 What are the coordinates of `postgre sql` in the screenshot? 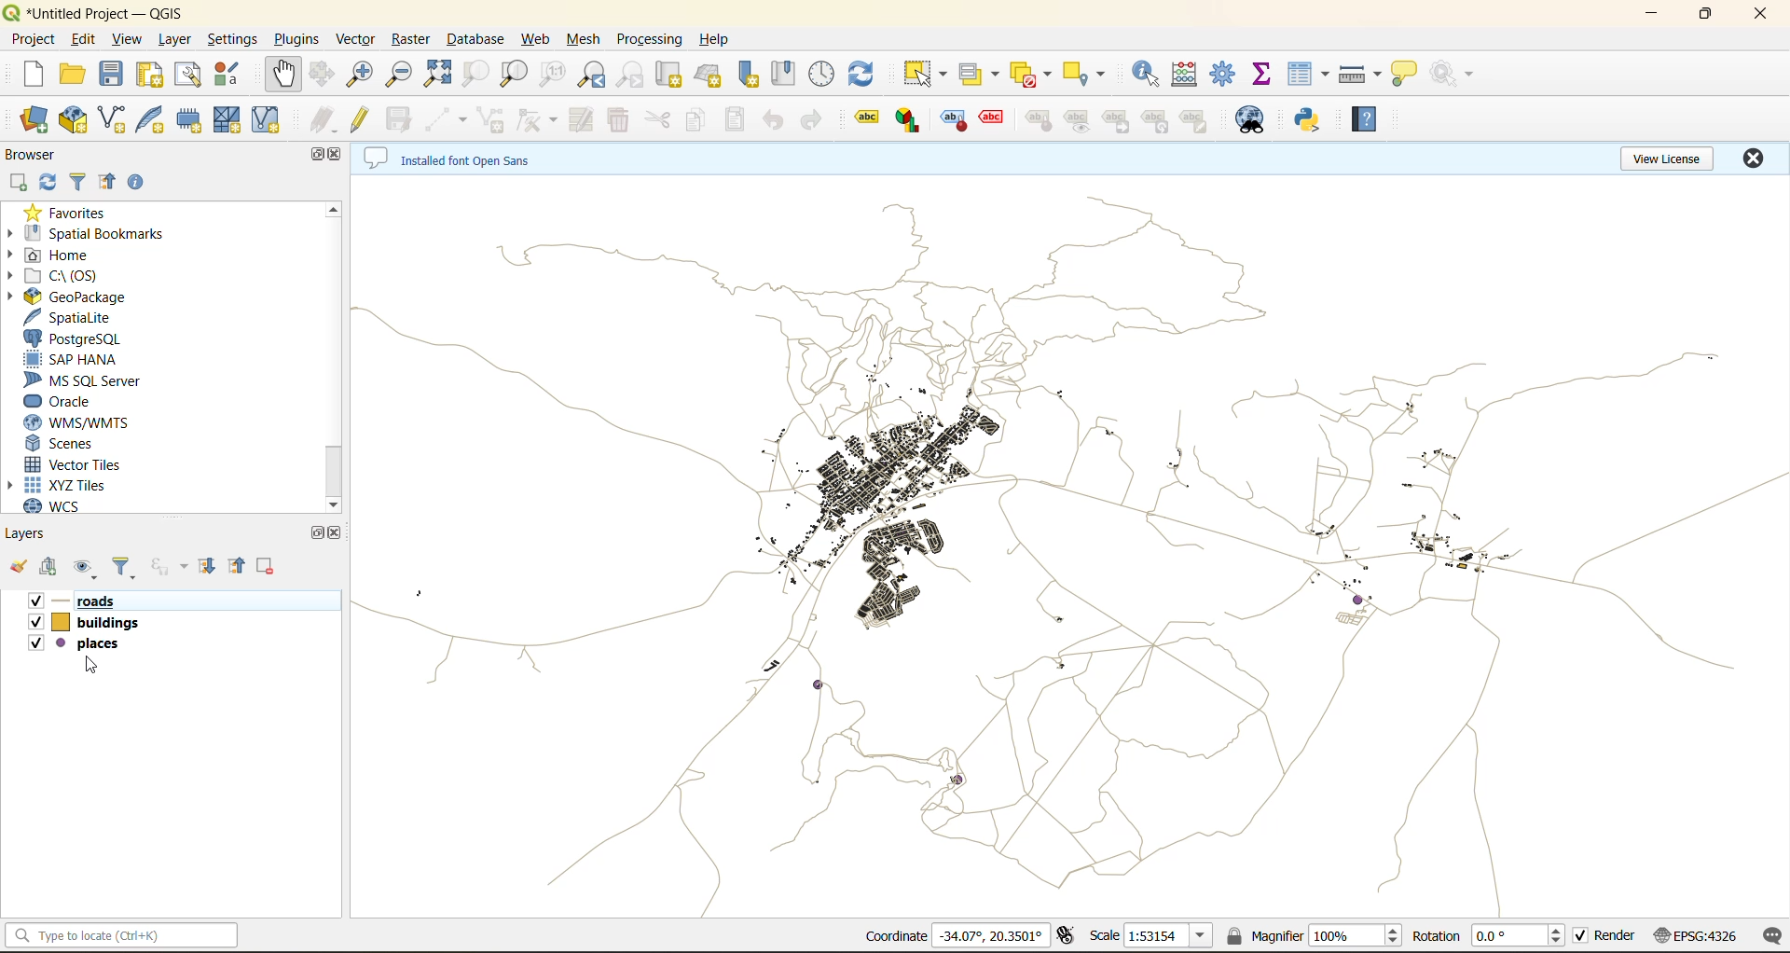 It's located at (82, 338).